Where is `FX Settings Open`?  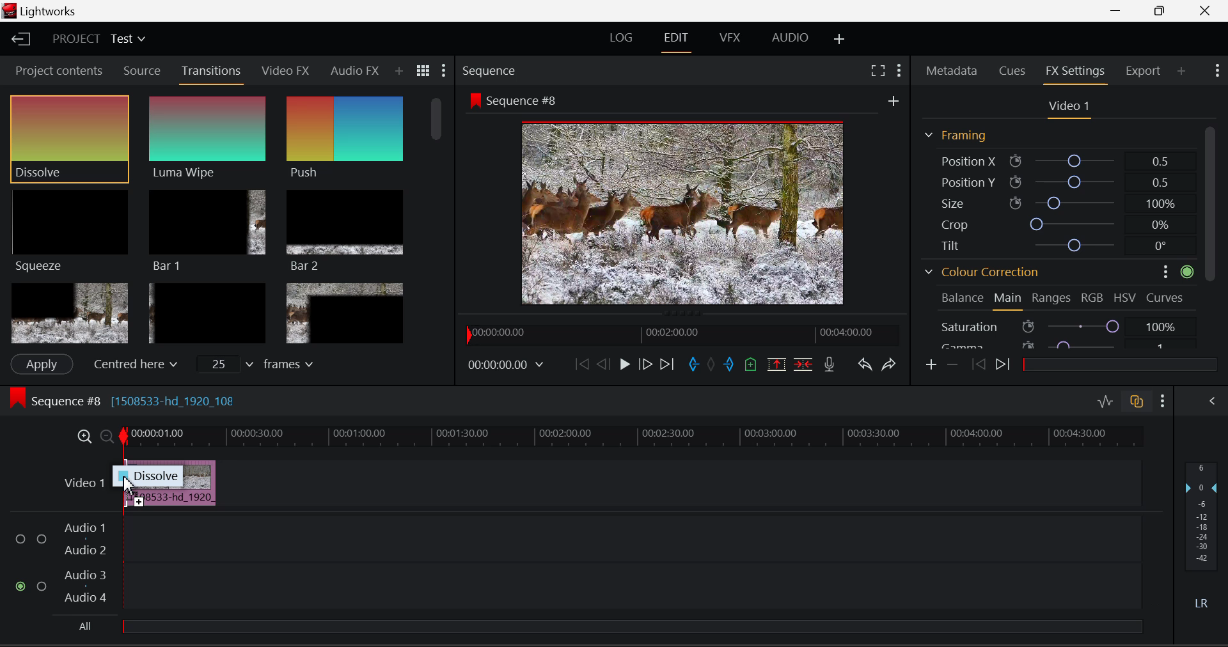
FX Settings Open is located at coordinates (1074, 72).